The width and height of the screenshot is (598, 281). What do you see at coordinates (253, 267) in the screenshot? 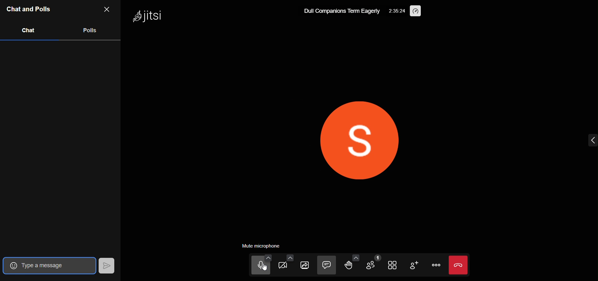
I see `microphone ` at bounding box center [253, 267].